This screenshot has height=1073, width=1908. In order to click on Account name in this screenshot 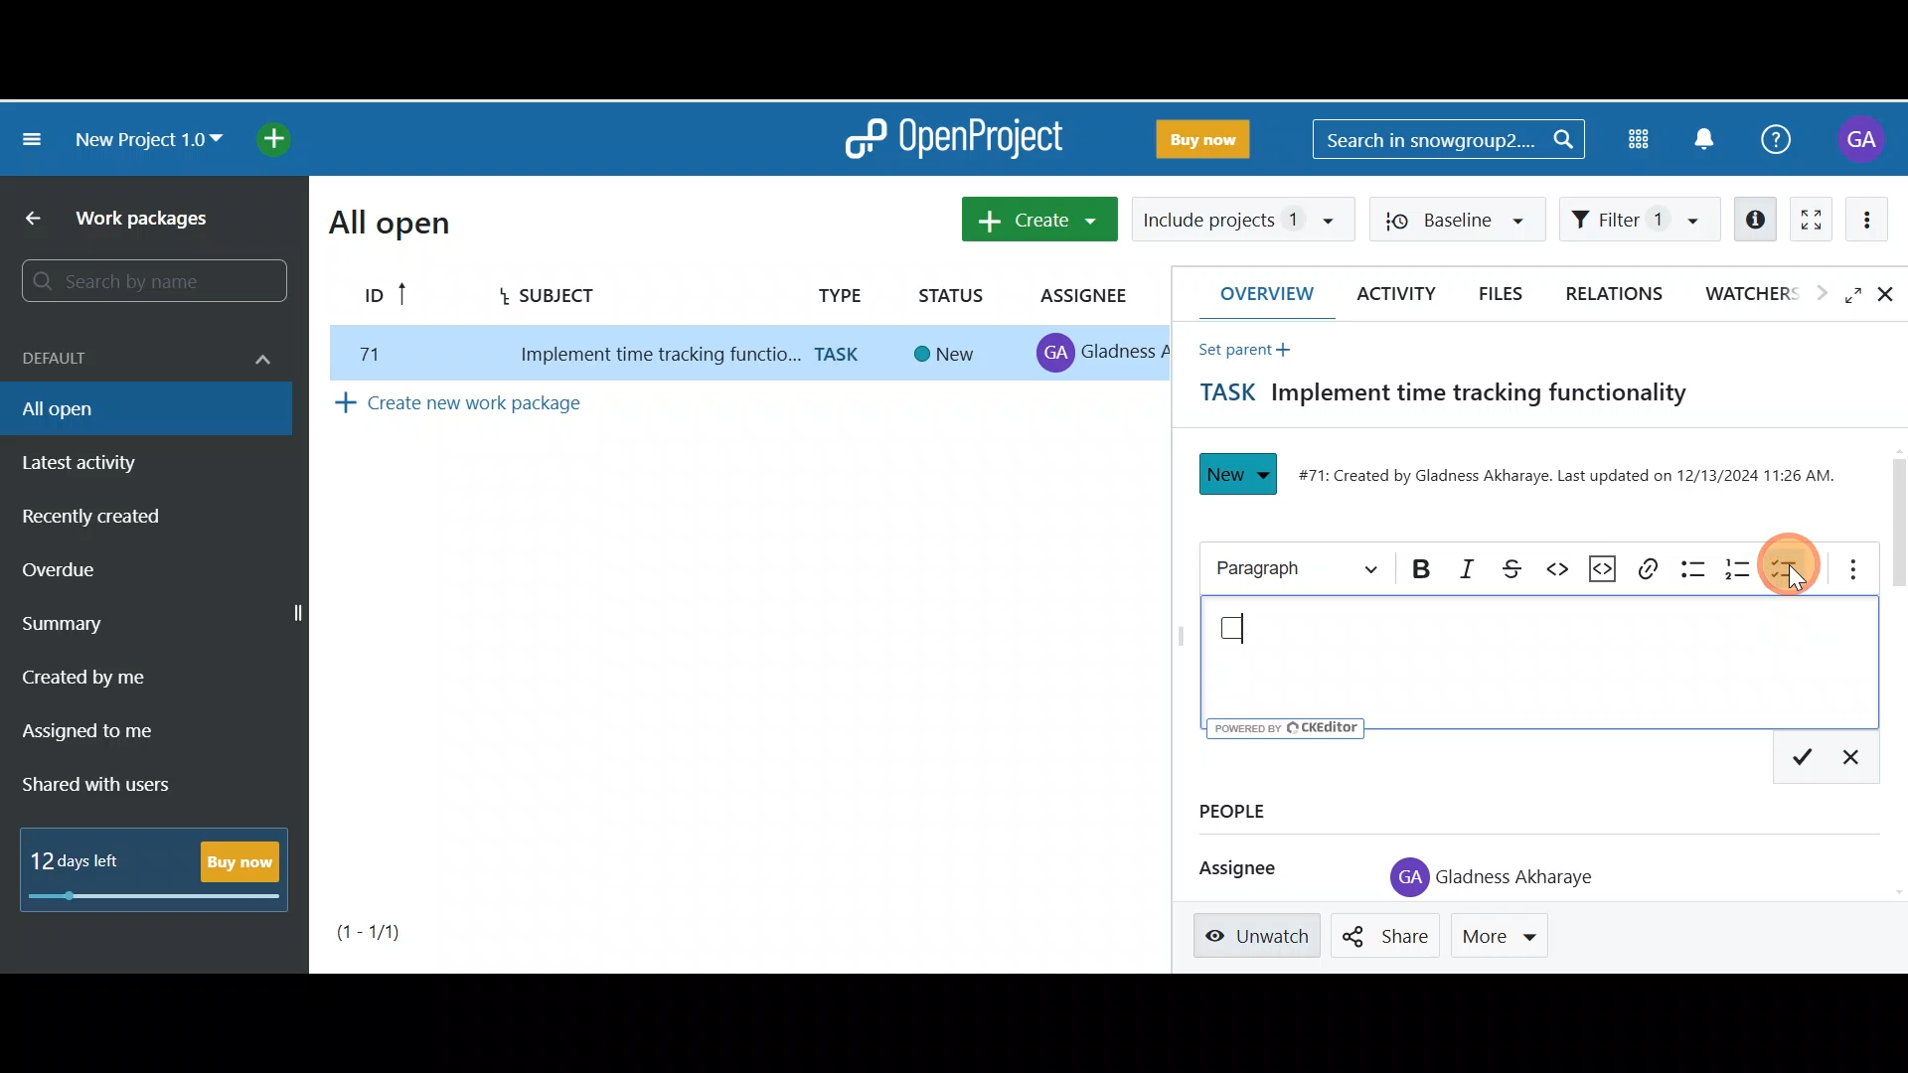, I will do `click(1854, 141)`.